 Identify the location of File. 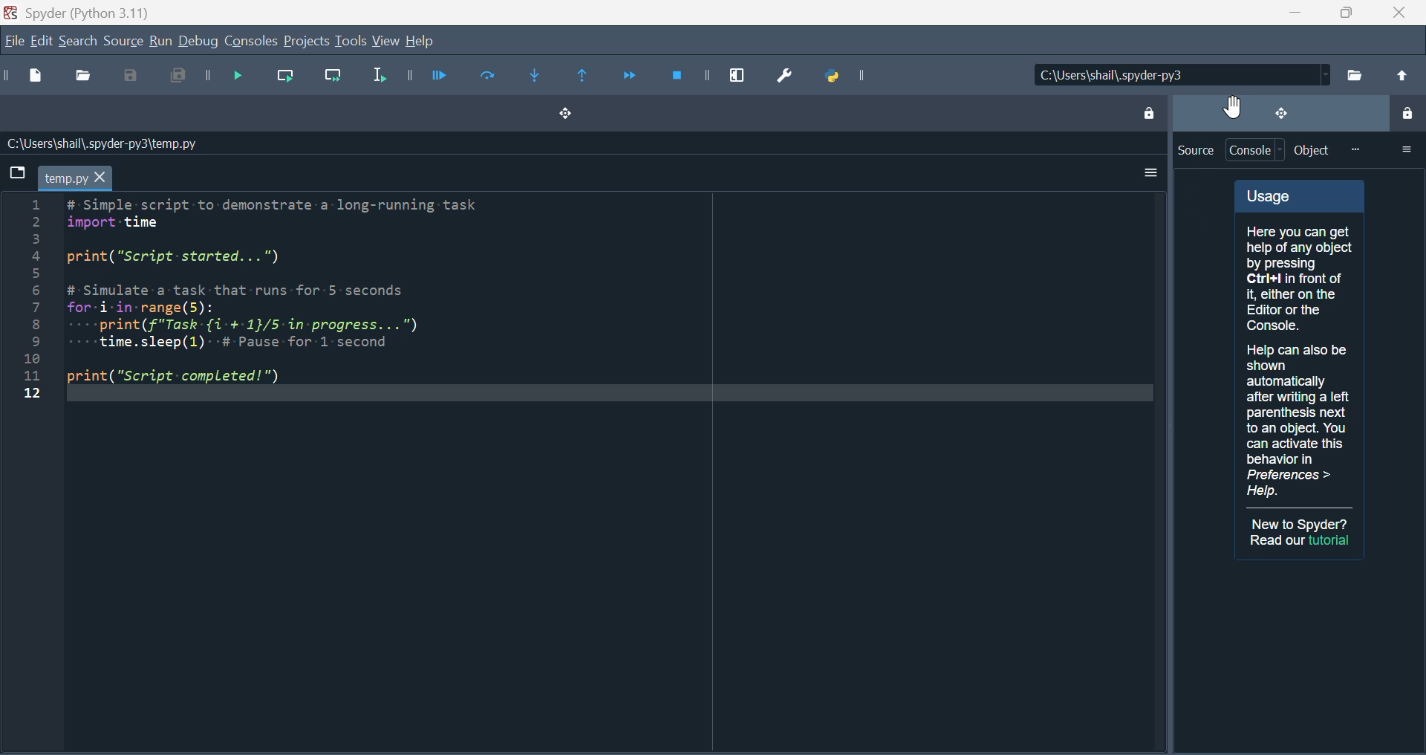
(13, 42).